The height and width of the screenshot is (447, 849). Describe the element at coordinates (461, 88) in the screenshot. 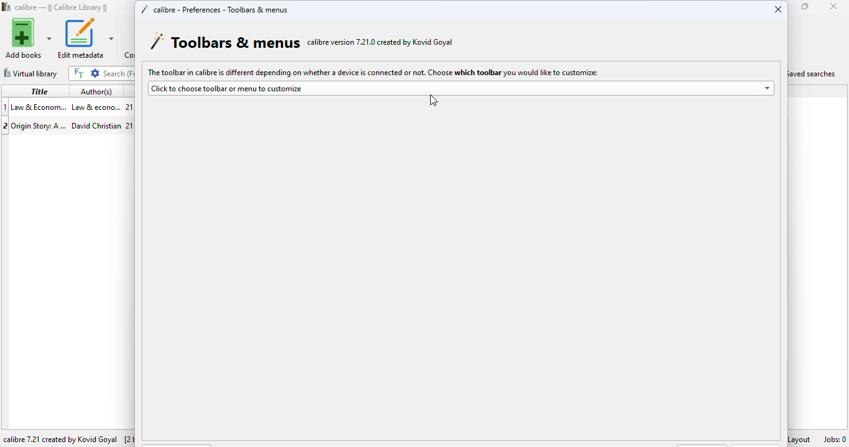

I see `click to choose toolbar or menu to customize` at that location.